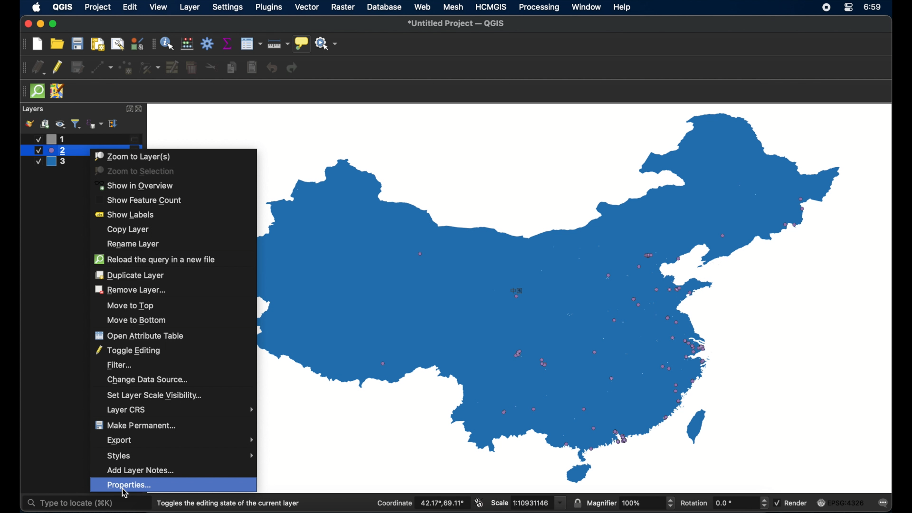 The height and width of the screenshot is (513, 912). What do you see at coordinates (294, 68) in the screenshot?
I see `redo` at bounding box center [294, 68].